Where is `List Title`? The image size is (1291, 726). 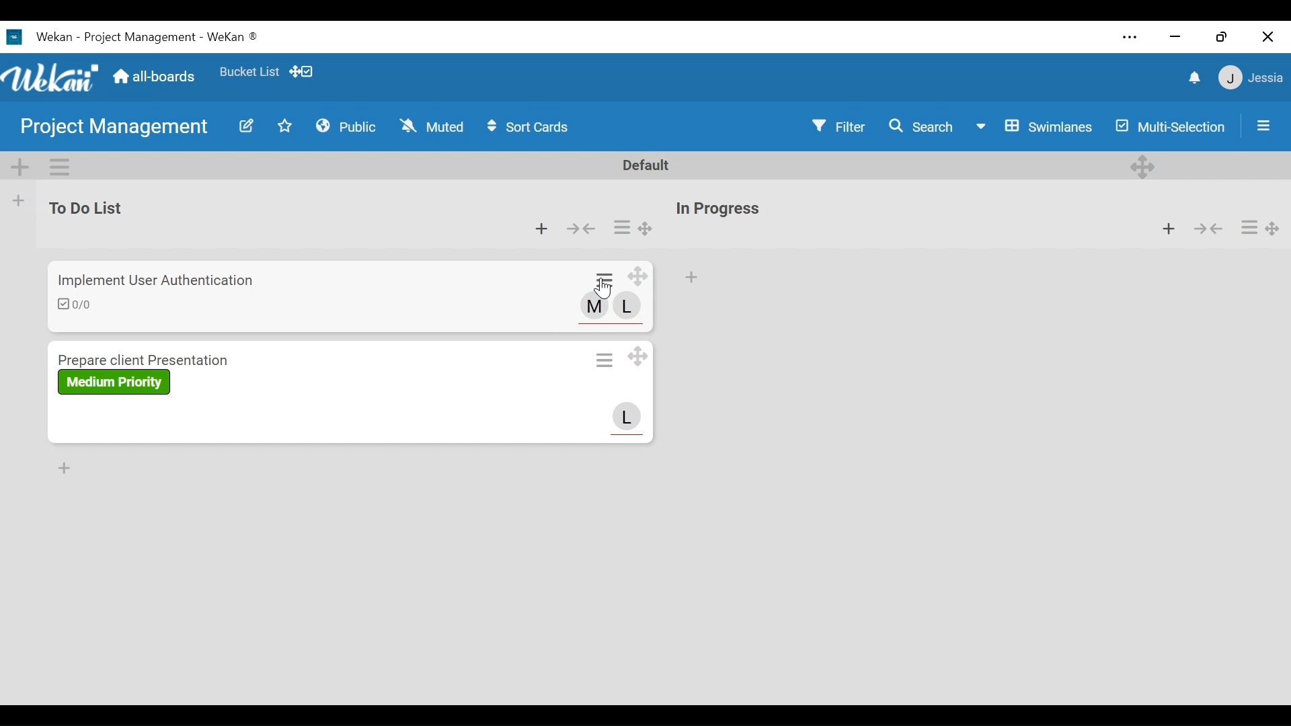 List Title is located at coordinates (717, 210).